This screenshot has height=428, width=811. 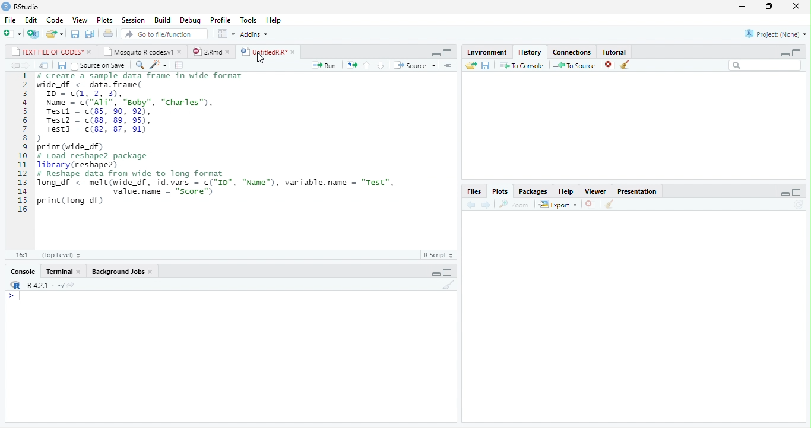 What do you see at coordinates (62, 65) in the screenshot?
I see `save` at bounding box center [62, 65].